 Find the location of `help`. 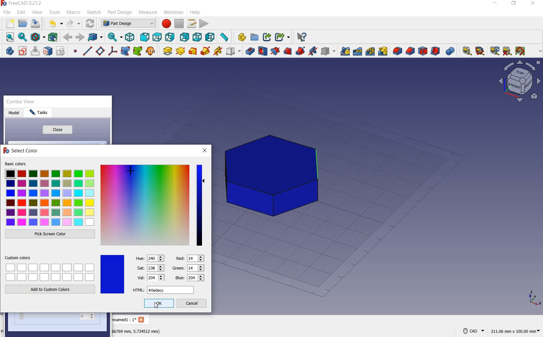

help is located at coordinates (198, 12).